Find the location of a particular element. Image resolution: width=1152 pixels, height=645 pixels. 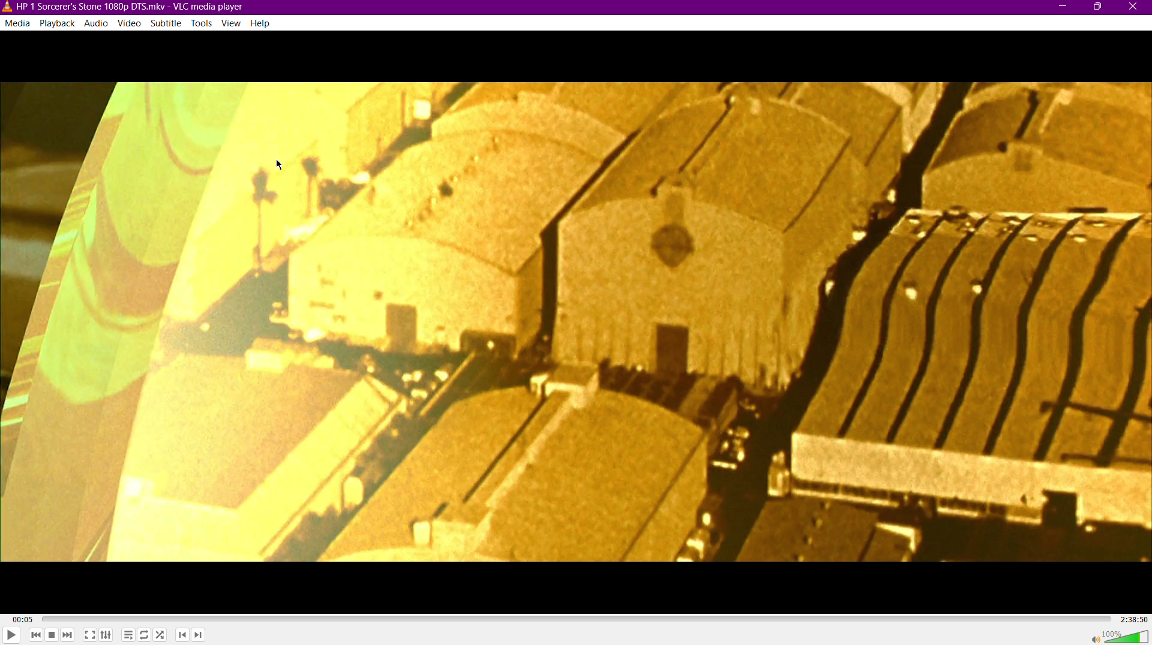

Extended Settings is located at coordinates (105, 634).